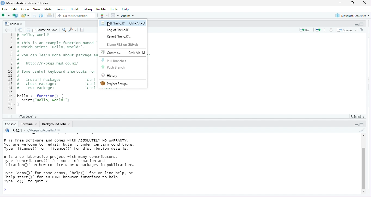 This screenshot has height=197, width=371. What do you see at coordinates (318, 30) in the screenshot?
I see `re run the previous code` at bounding box center [318, 30].